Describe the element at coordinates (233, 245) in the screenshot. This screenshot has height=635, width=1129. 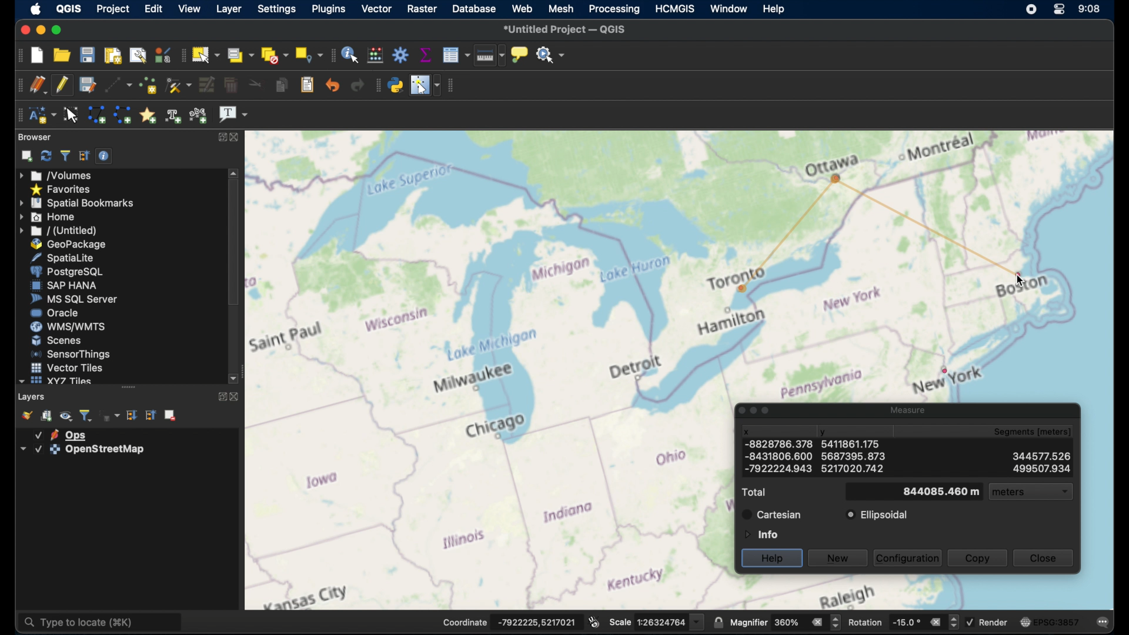
I see `scroll box` at that location.